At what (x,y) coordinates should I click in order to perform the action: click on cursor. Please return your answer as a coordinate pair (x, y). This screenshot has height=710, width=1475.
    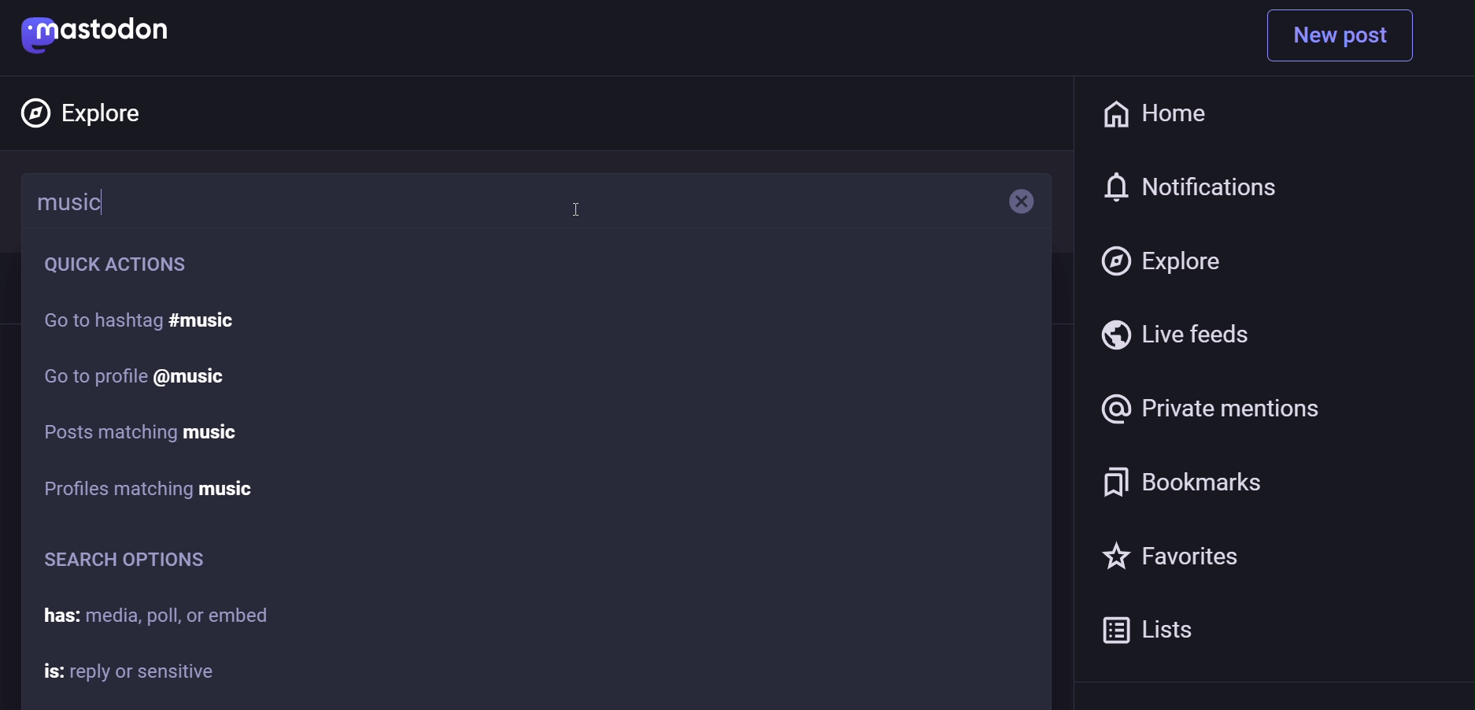
    Looking at the image, I should click on (573, 209).